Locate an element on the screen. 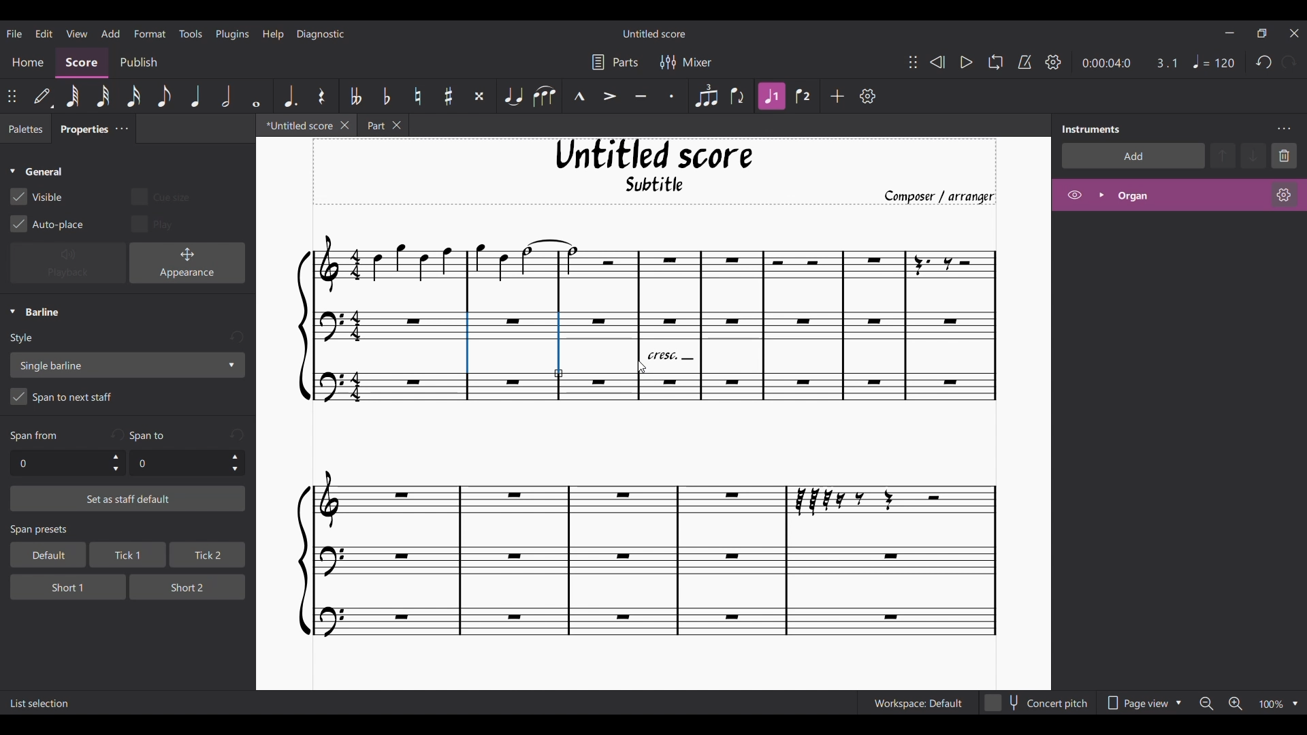 The height and width of the screenshot is (735, 1307). Augmentation dot is located at coordinates (289, 95).